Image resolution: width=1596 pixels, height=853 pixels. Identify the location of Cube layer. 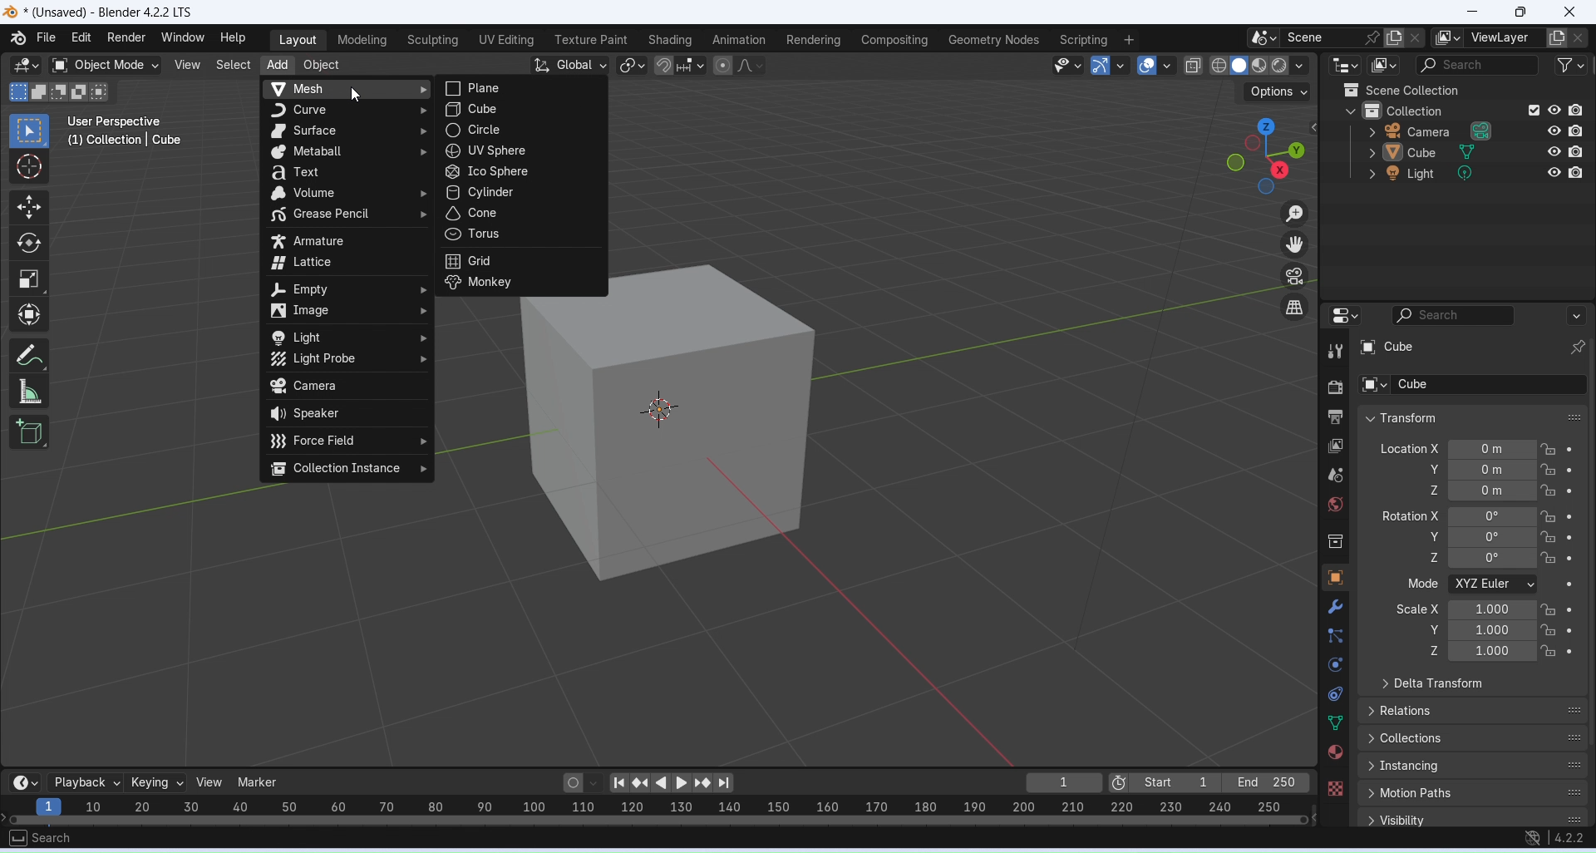
(1474, 150).